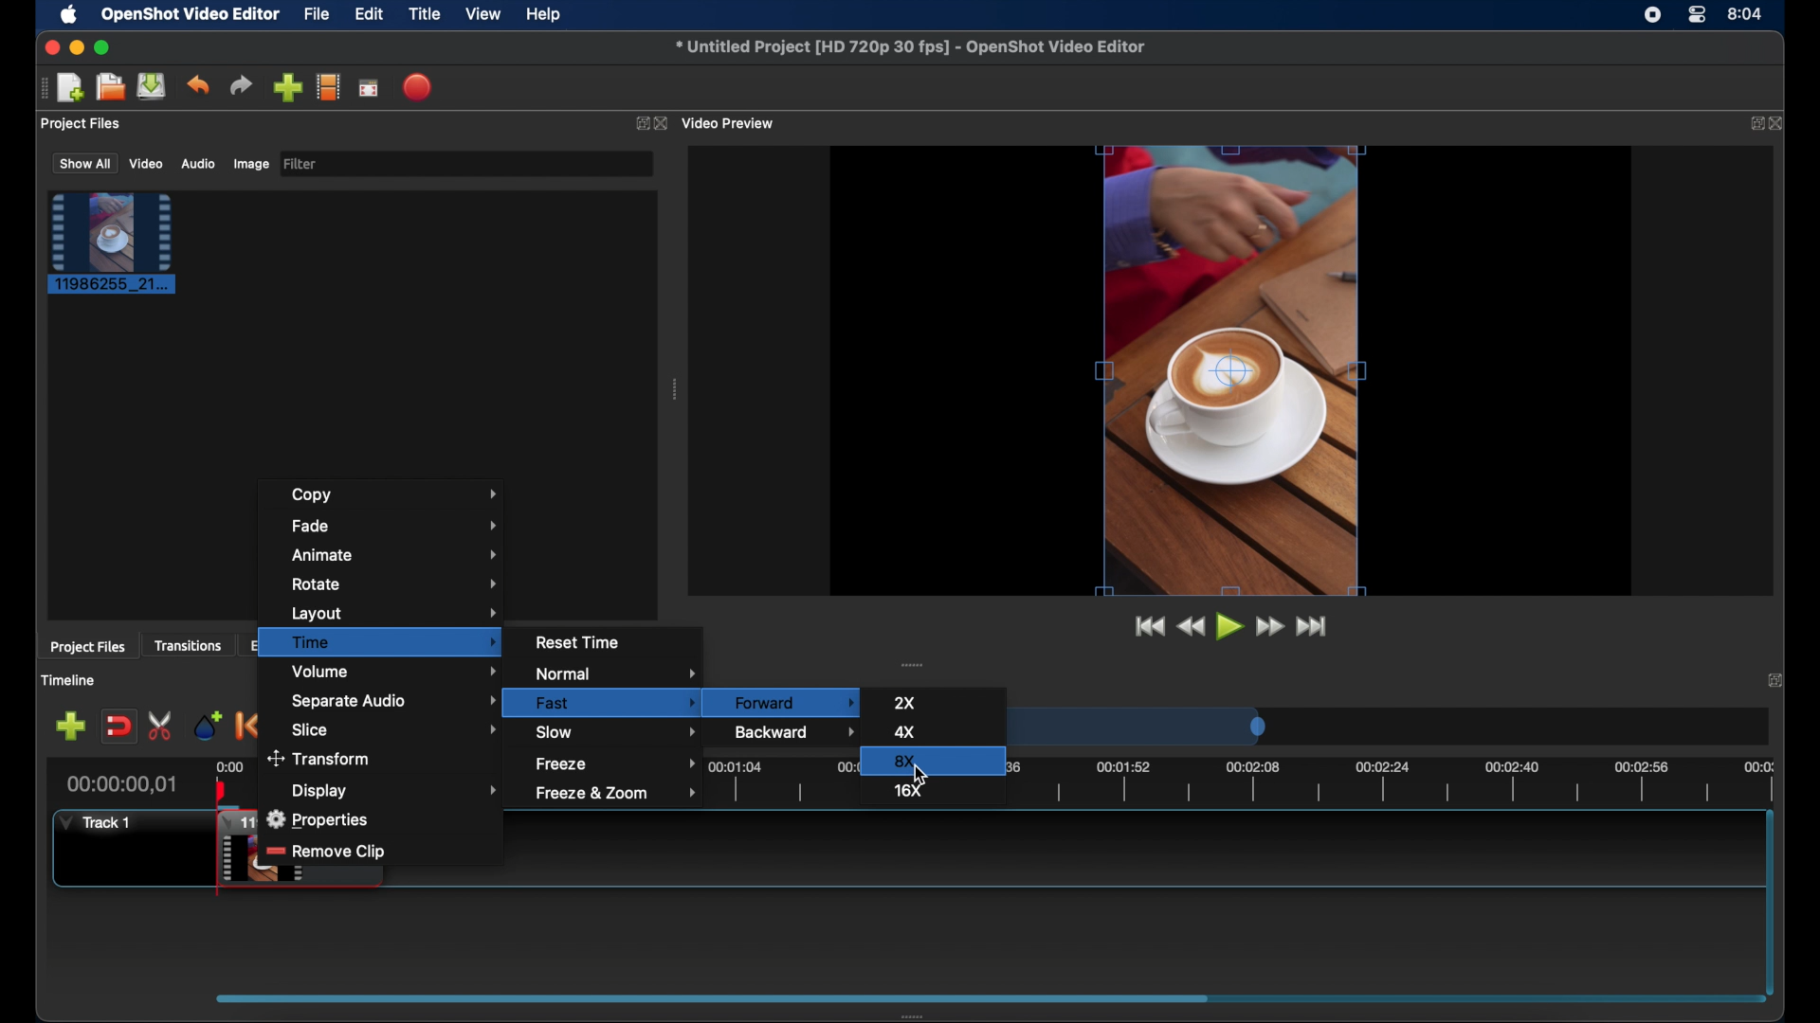 Image resolution: width=1820 pixels, height=1023 pixels. Describe the element at coordinates (72, 86) in the screenshot. I see `new project` at that location.